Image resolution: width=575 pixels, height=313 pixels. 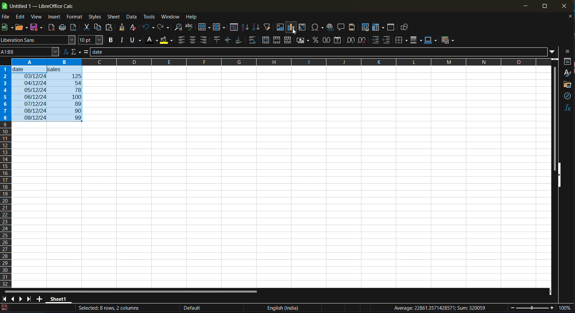 I want to click on align right, so click(x=203, y=40).